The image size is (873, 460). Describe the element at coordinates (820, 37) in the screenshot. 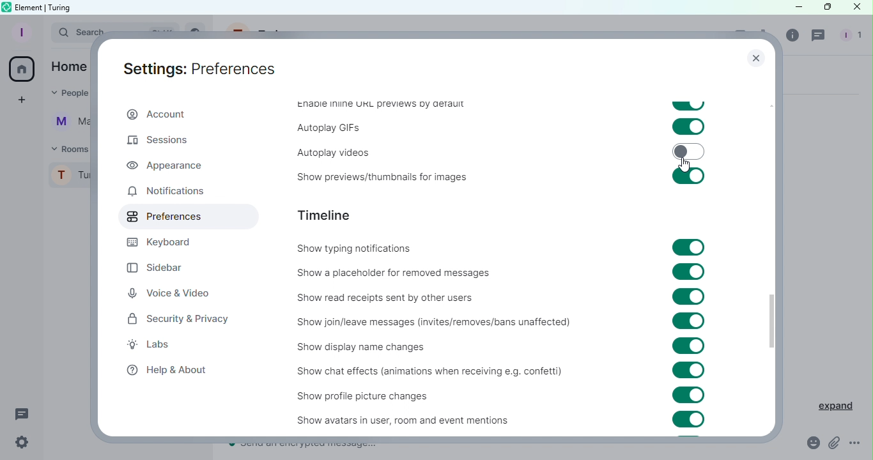

I see `Threads` at that location.